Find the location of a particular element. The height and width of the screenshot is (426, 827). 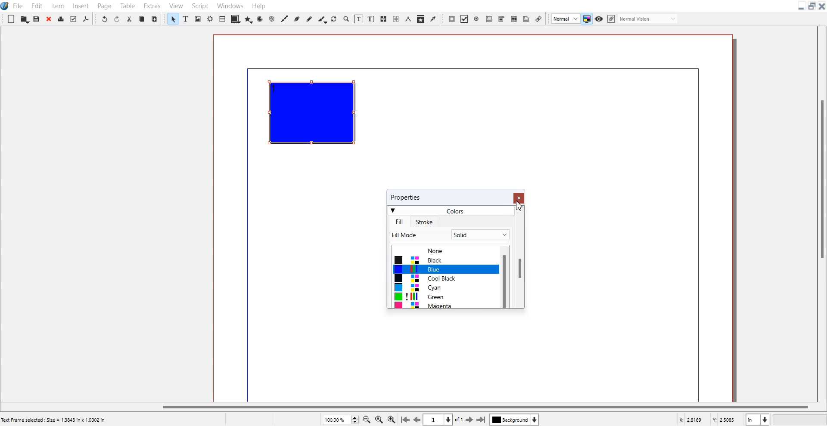

Minimize is located at coordinates (802, 6).